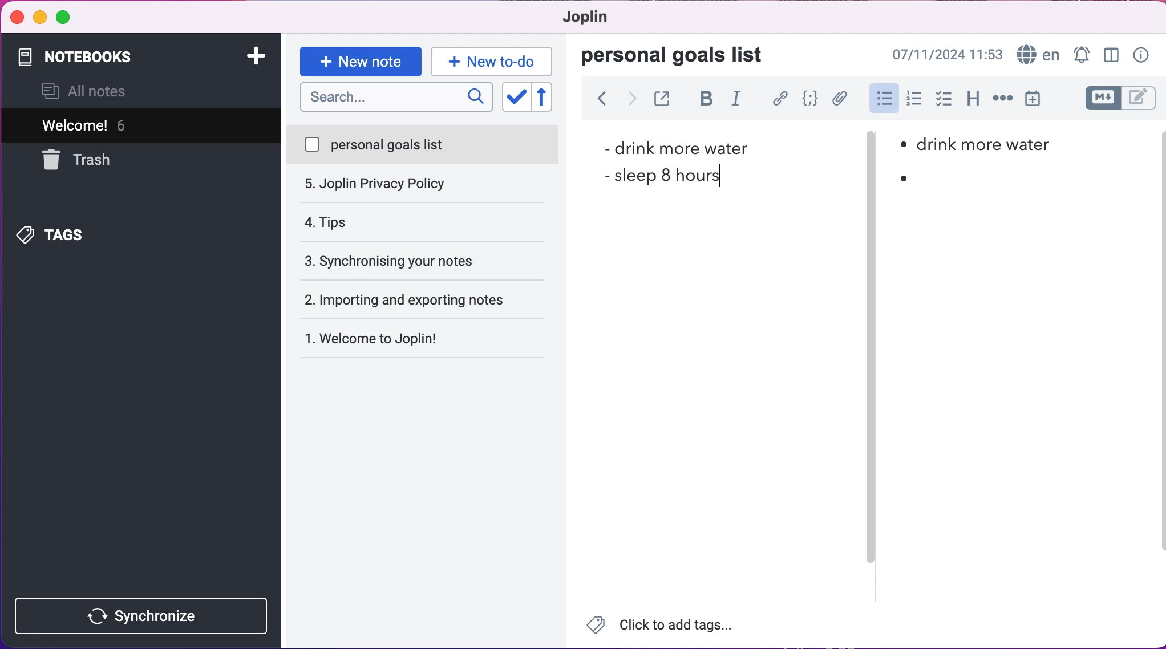  What do you see at coordinates (870, 171) in the screenshot?
I see `vertical slider` at bounding box center [870, 171].